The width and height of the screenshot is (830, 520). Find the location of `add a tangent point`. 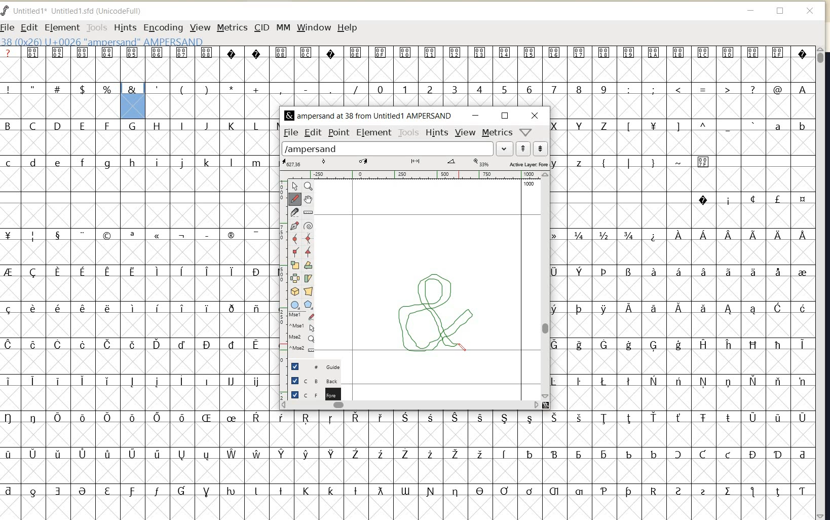

add a tangent point is located at coordinates (308, 251).